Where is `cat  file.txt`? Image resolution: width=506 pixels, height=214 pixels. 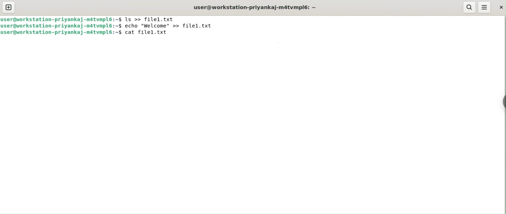 cat  file.txt is located at coordinates (148, 33).